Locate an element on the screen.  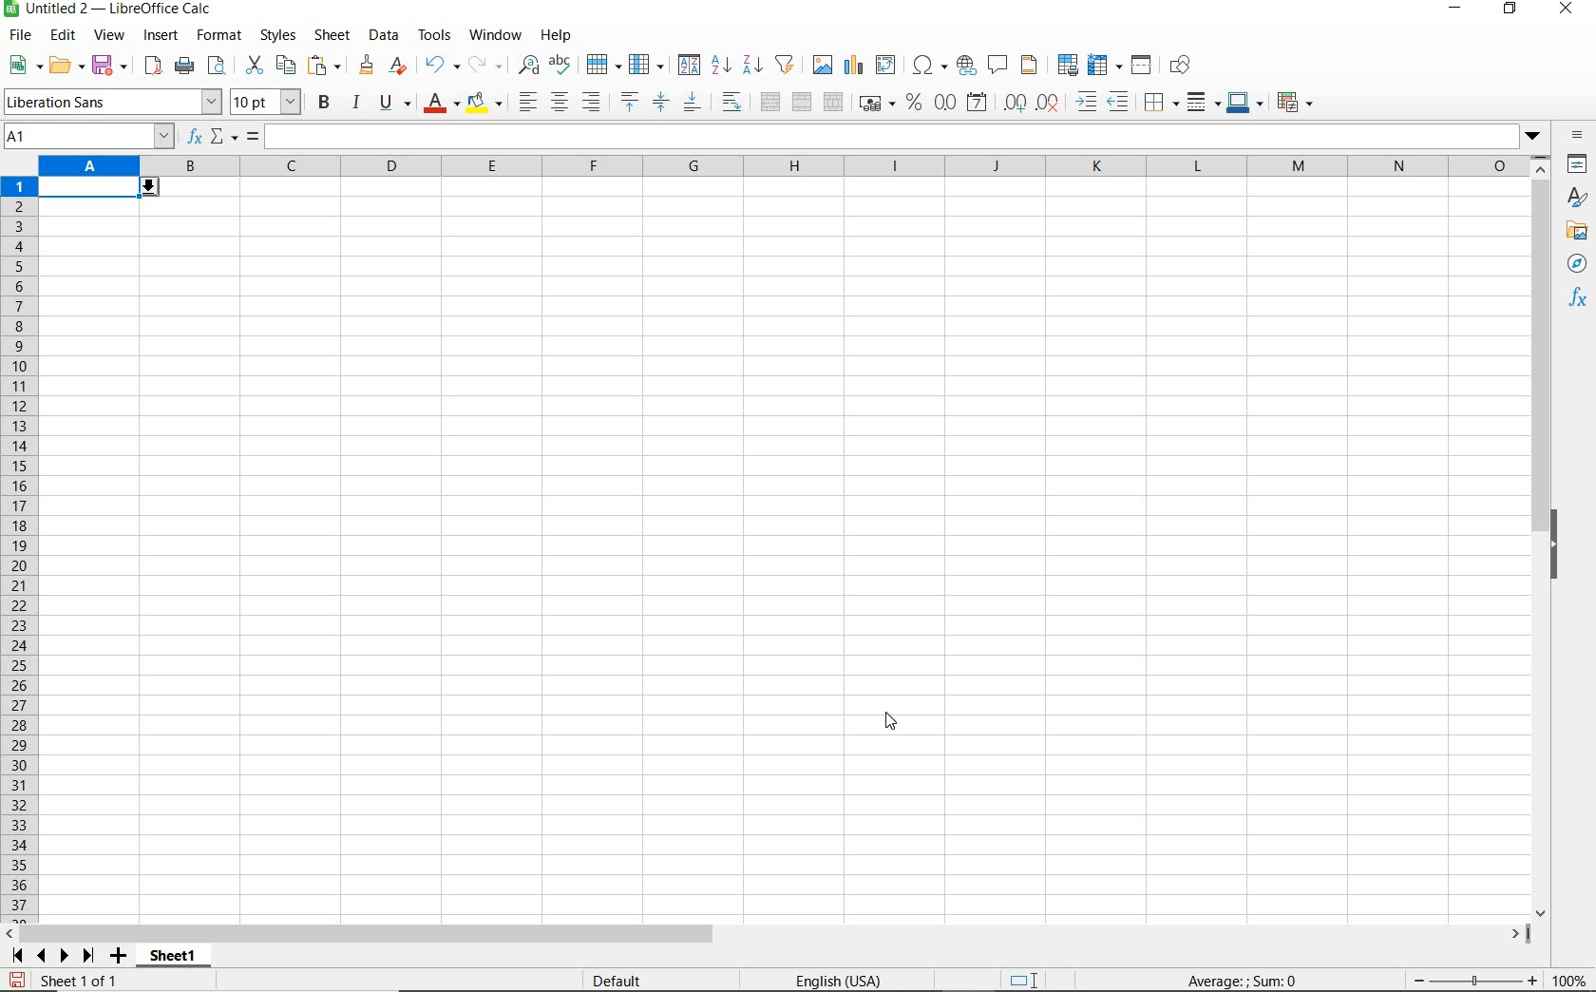
print is located at coordinates (184, 65).